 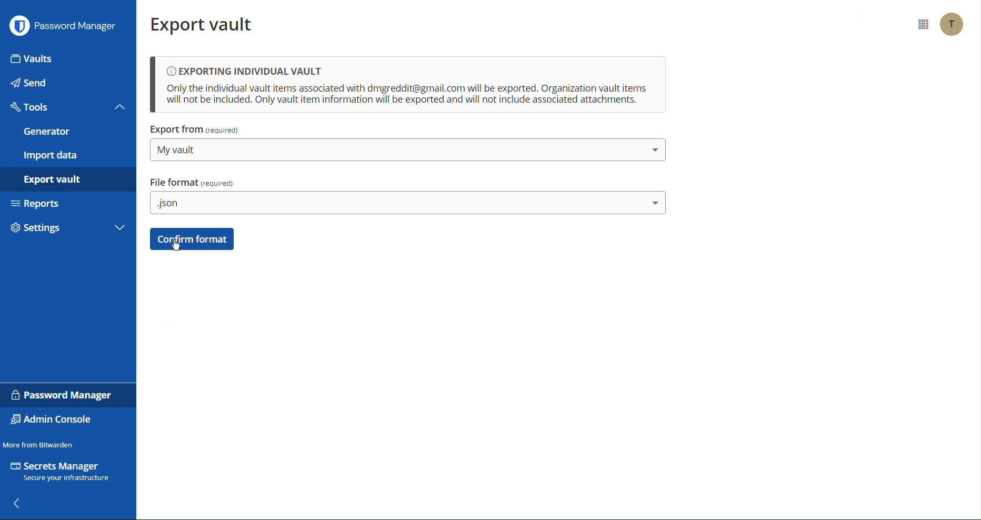 What do you see at coordinates (66, 28) in the screenshot?
I see `Password Manager` at bounding box center [66, 28].